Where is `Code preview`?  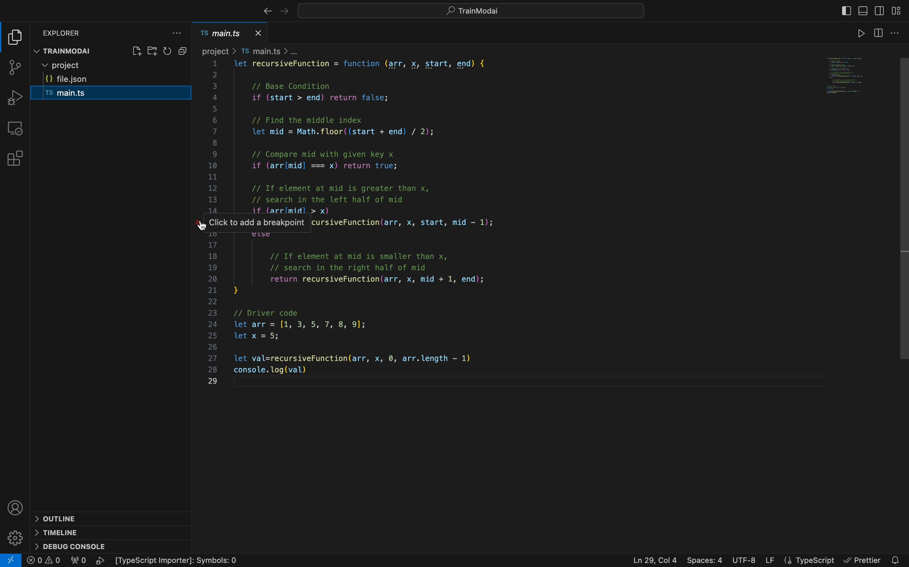
Code preview is located at coordinates (847, 76).